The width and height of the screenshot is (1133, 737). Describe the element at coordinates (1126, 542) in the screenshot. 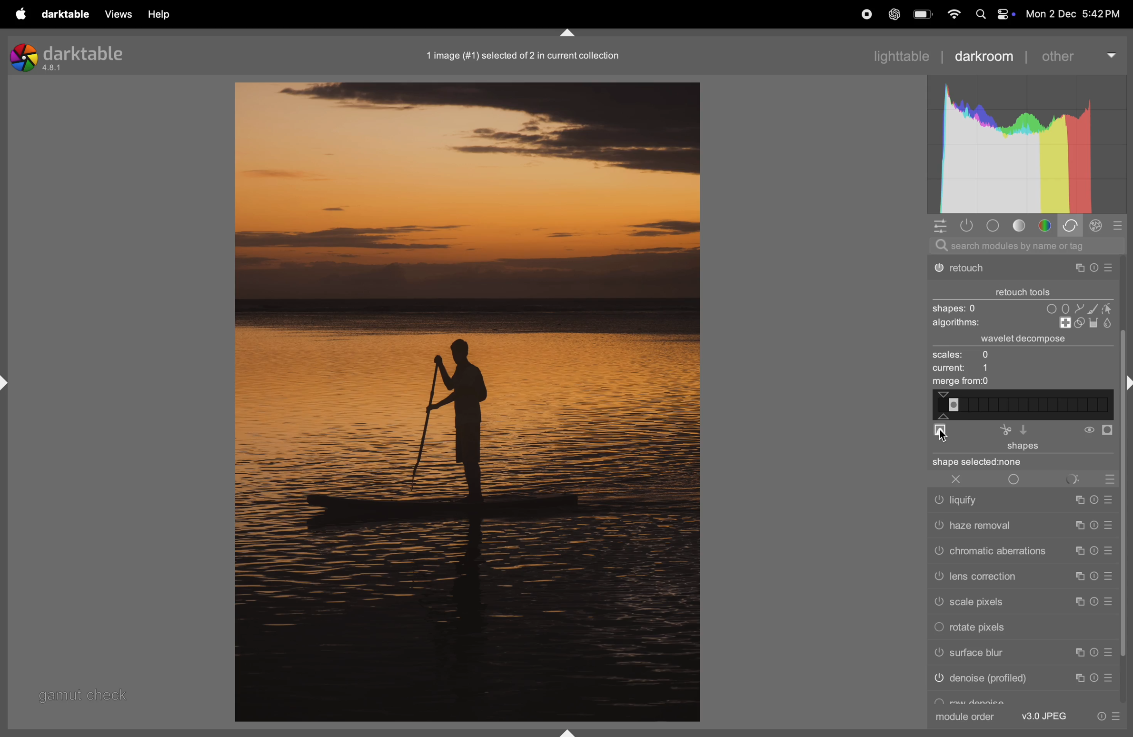

I see `Scrollbar` at that location.